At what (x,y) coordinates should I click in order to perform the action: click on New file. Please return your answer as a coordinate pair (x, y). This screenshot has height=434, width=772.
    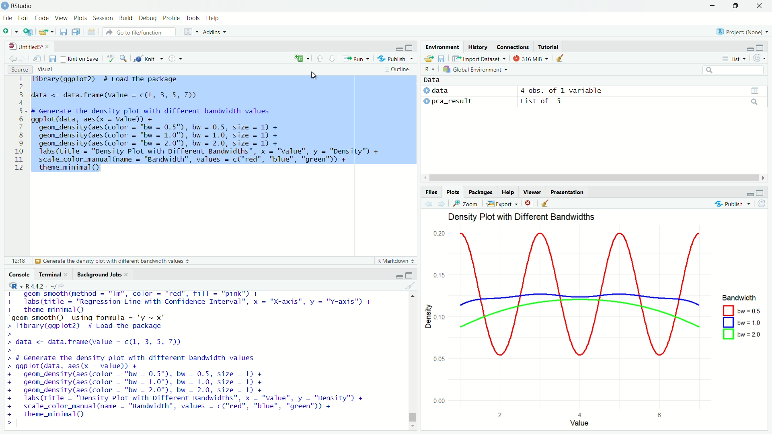
    Looking at the image, I should click on (10, 31).